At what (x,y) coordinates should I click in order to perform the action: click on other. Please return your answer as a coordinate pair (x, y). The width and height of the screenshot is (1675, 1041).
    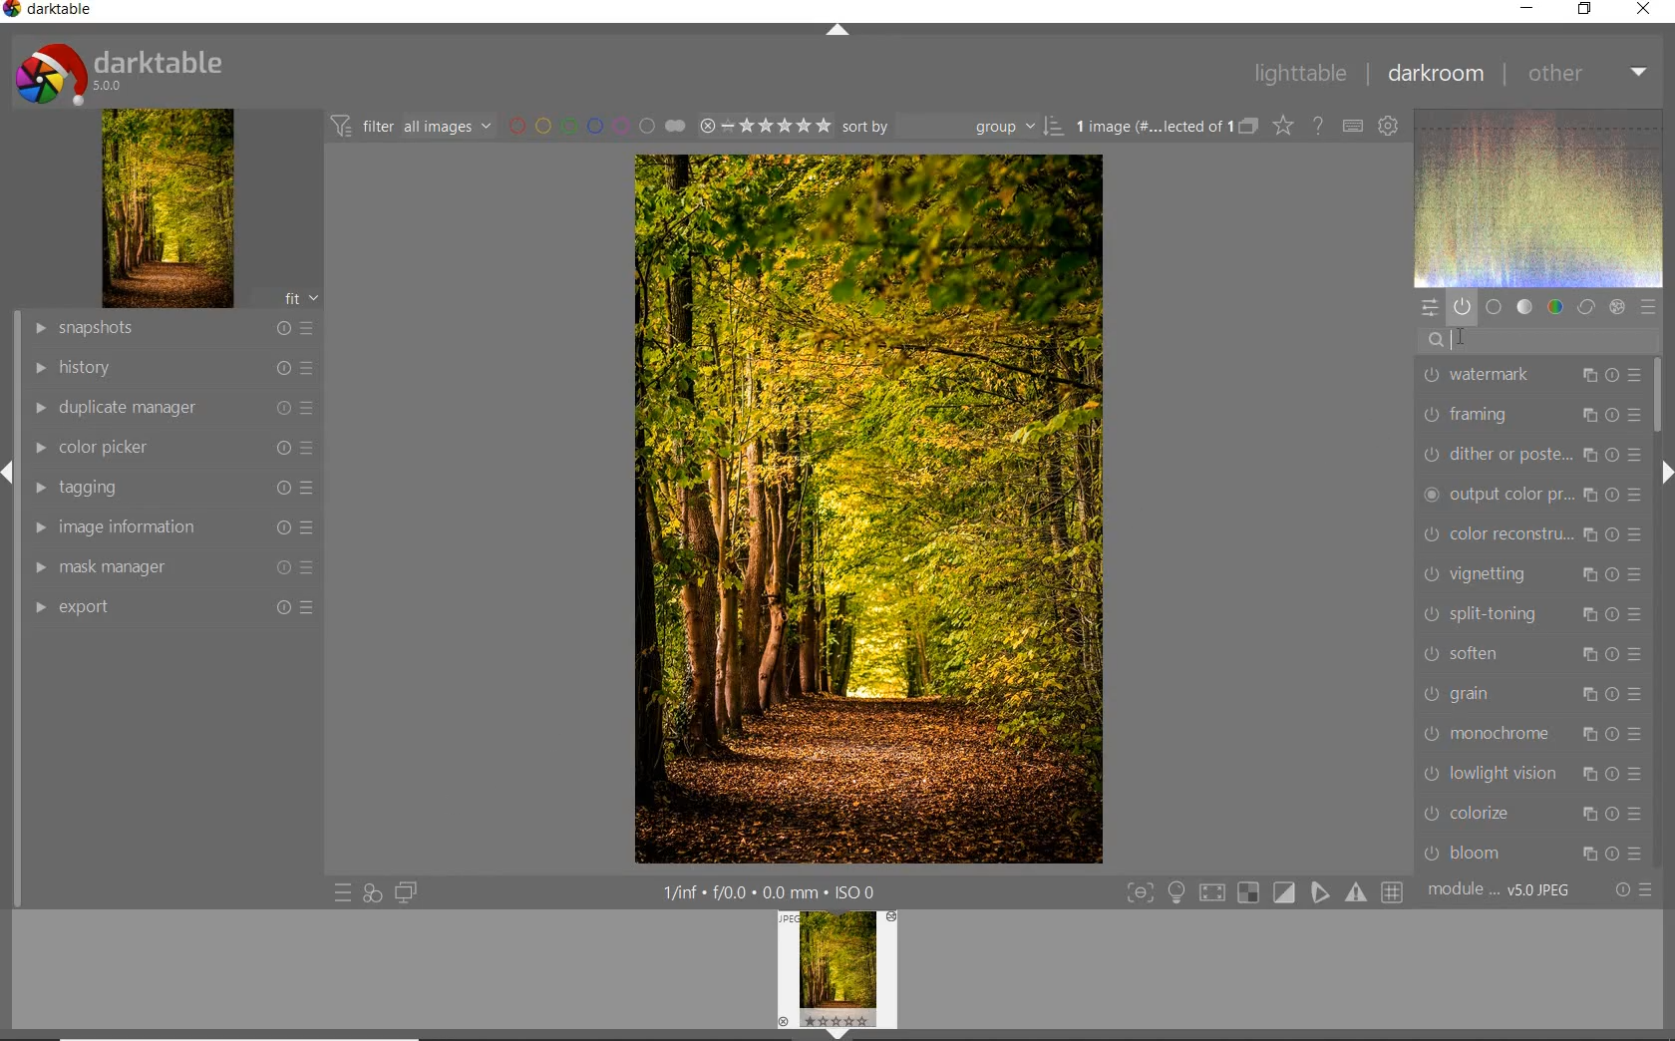
    Looking at the image, I should click on (1589, 75).